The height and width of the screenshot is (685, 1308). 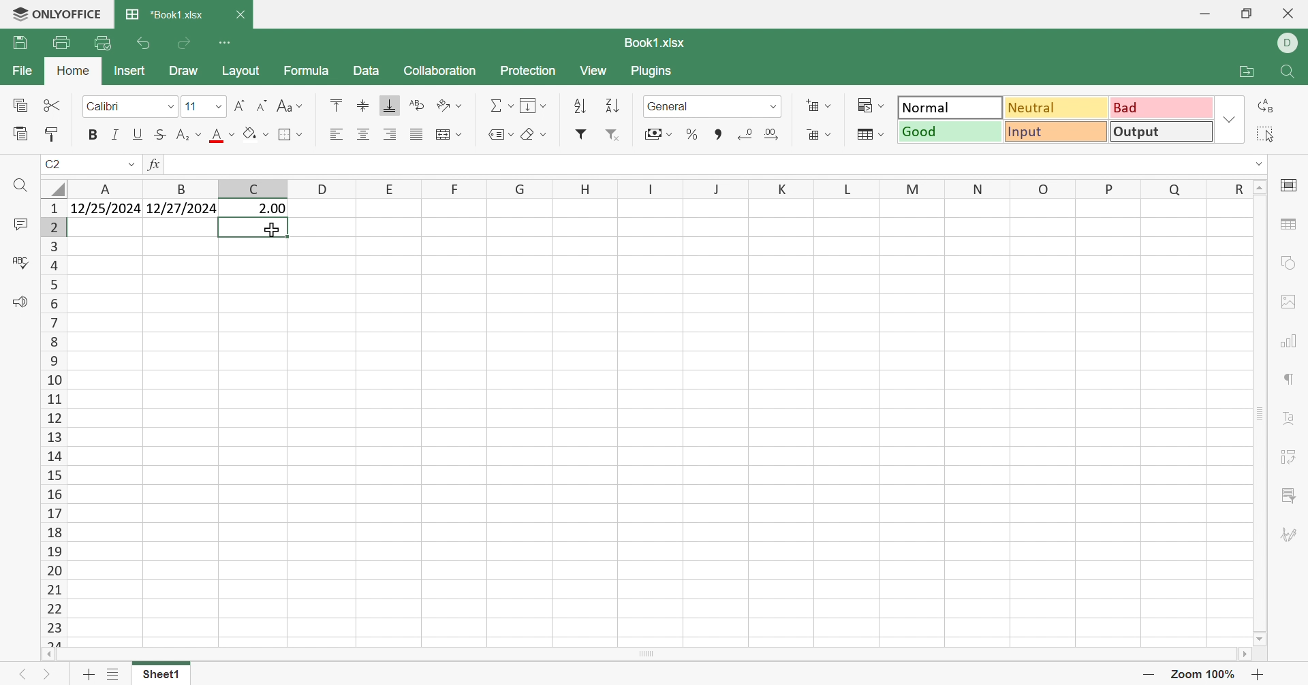 I want to click on Input, so click(x=1057, y=133).